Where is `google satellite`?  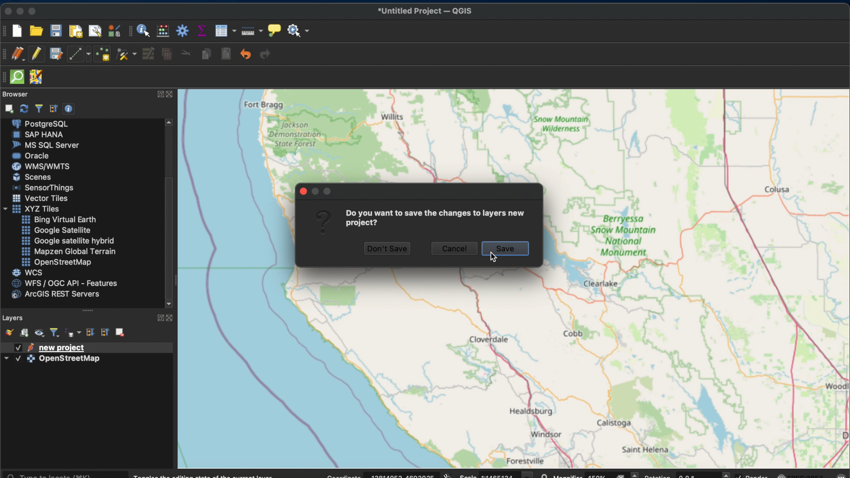 google satellite is located at coordinates (55, 231).